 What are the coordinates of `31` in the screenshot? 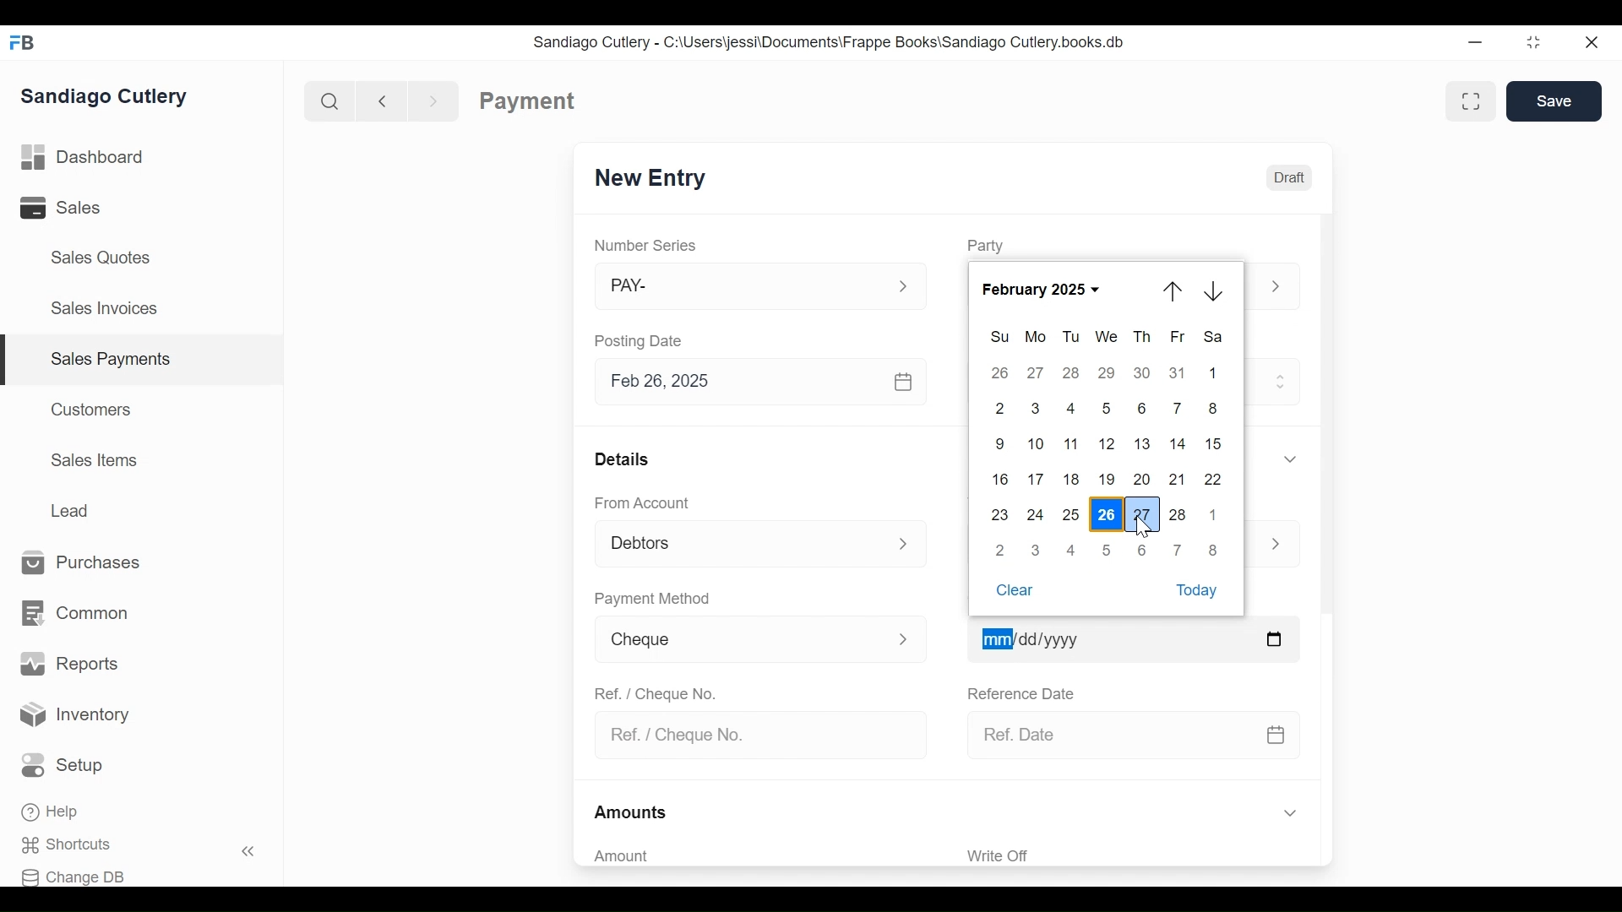 It's located at (1178, 372).